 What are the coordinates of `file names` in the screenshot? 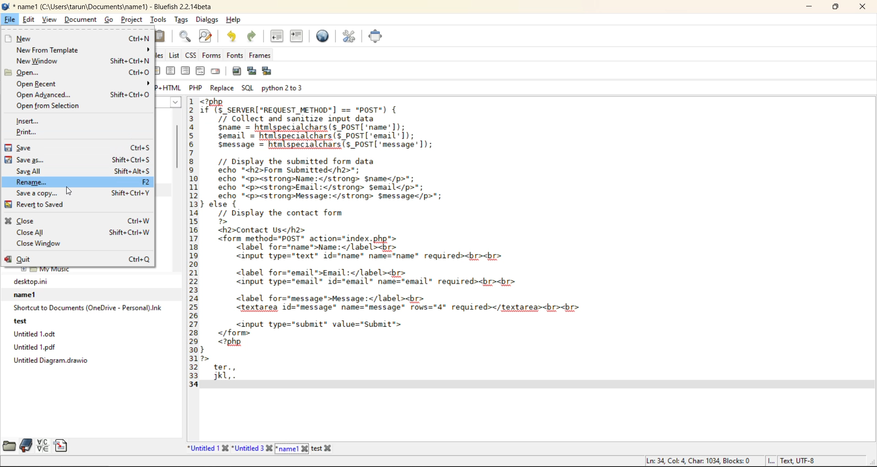 It's located at (262, 448).